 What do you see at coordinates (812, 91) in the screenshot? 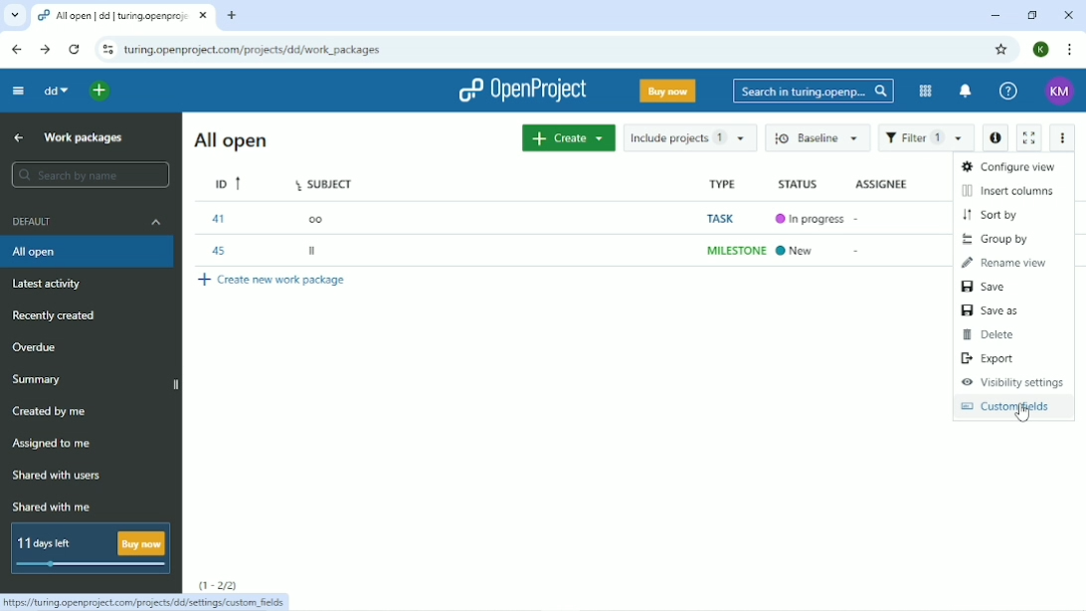
I see `Search in turing.openproject.com` at bounding box center [812, 91].